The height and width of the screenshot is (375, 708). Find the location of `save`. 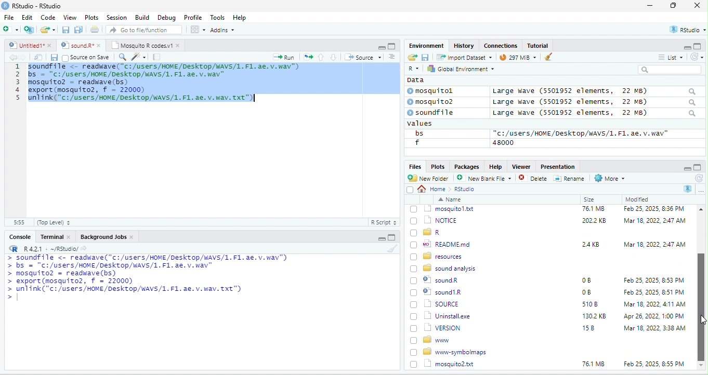

save is located at coordinates (54, 57).